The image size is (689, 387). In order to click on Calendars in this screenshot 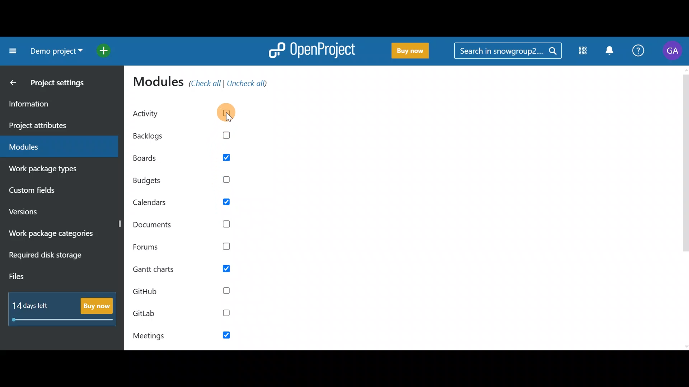, I will do `click(190, 204)`.